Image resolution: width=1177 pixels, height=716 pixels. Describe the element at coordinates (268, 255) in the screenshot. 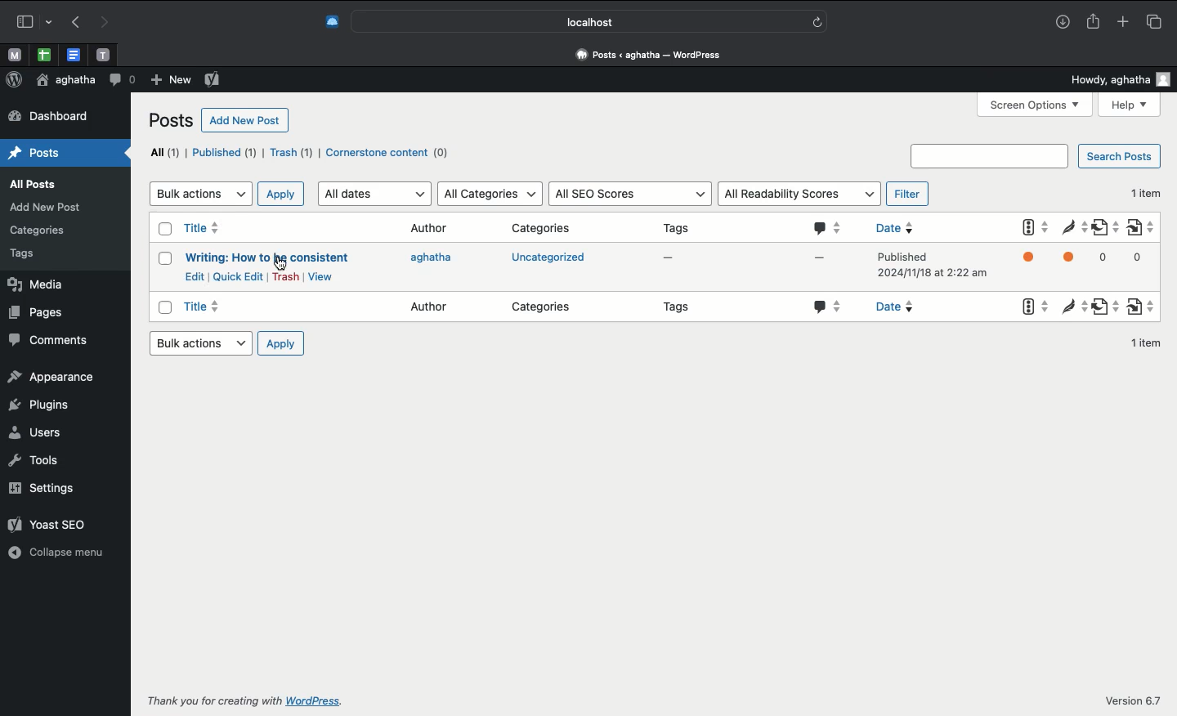

I see `Writing: How to be consistent` at that location.